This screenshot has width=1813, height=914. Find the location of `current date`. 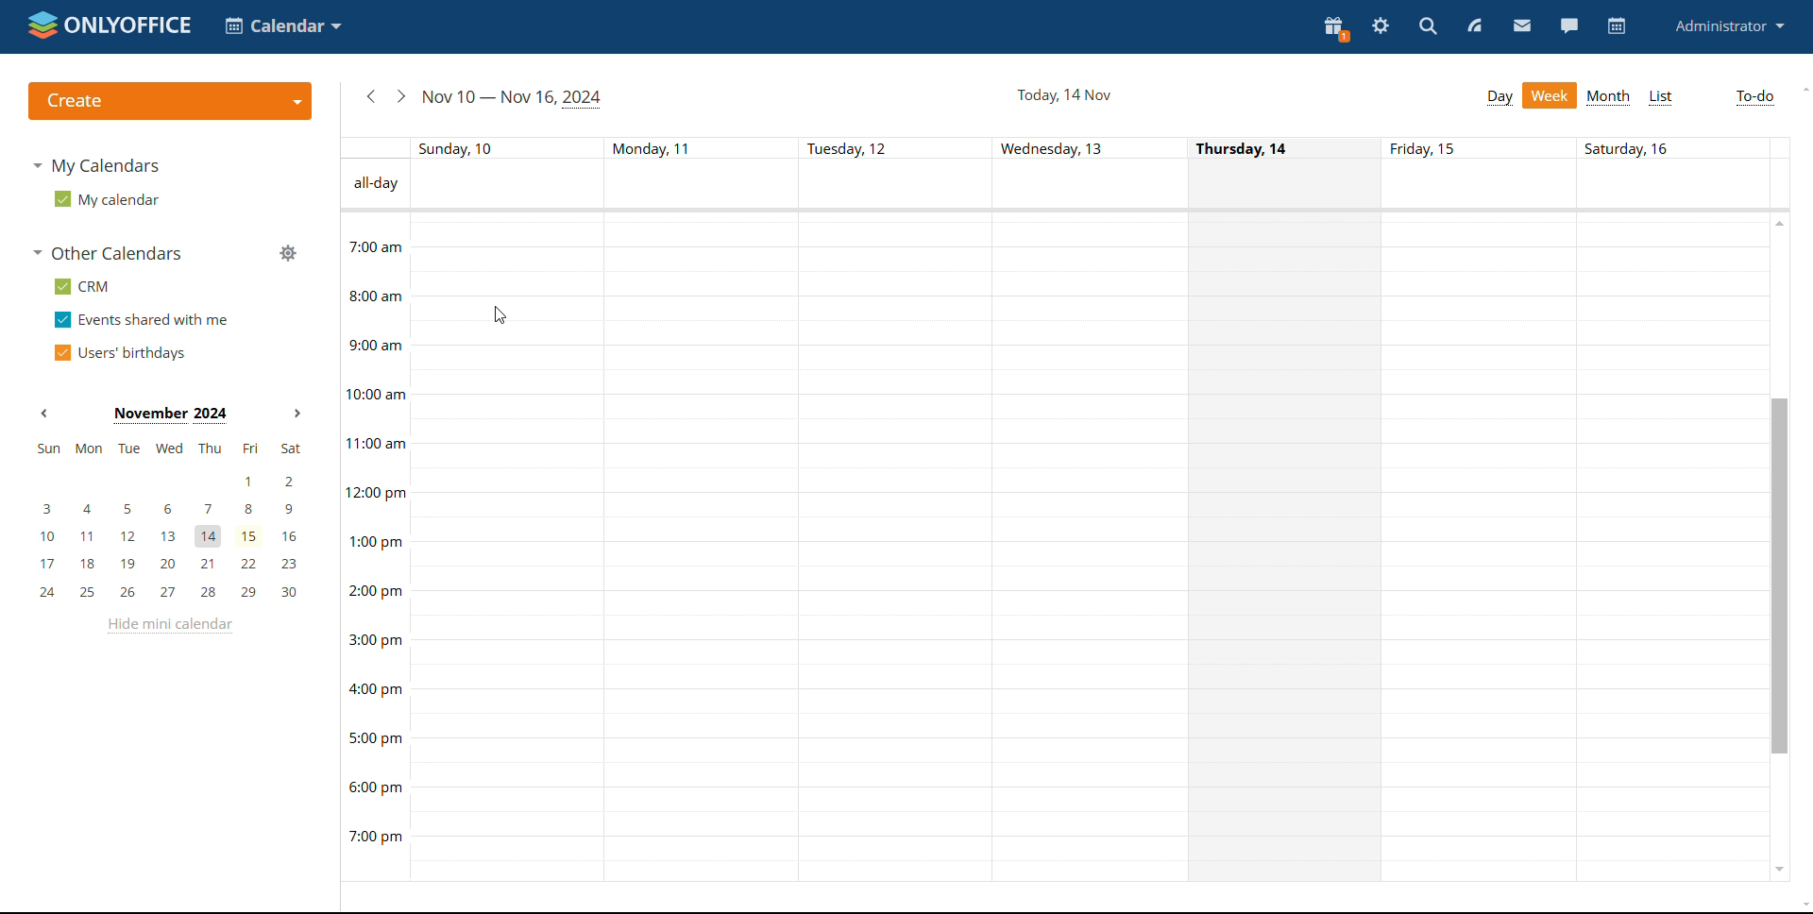

current date is located at coordinates (1063, 96).